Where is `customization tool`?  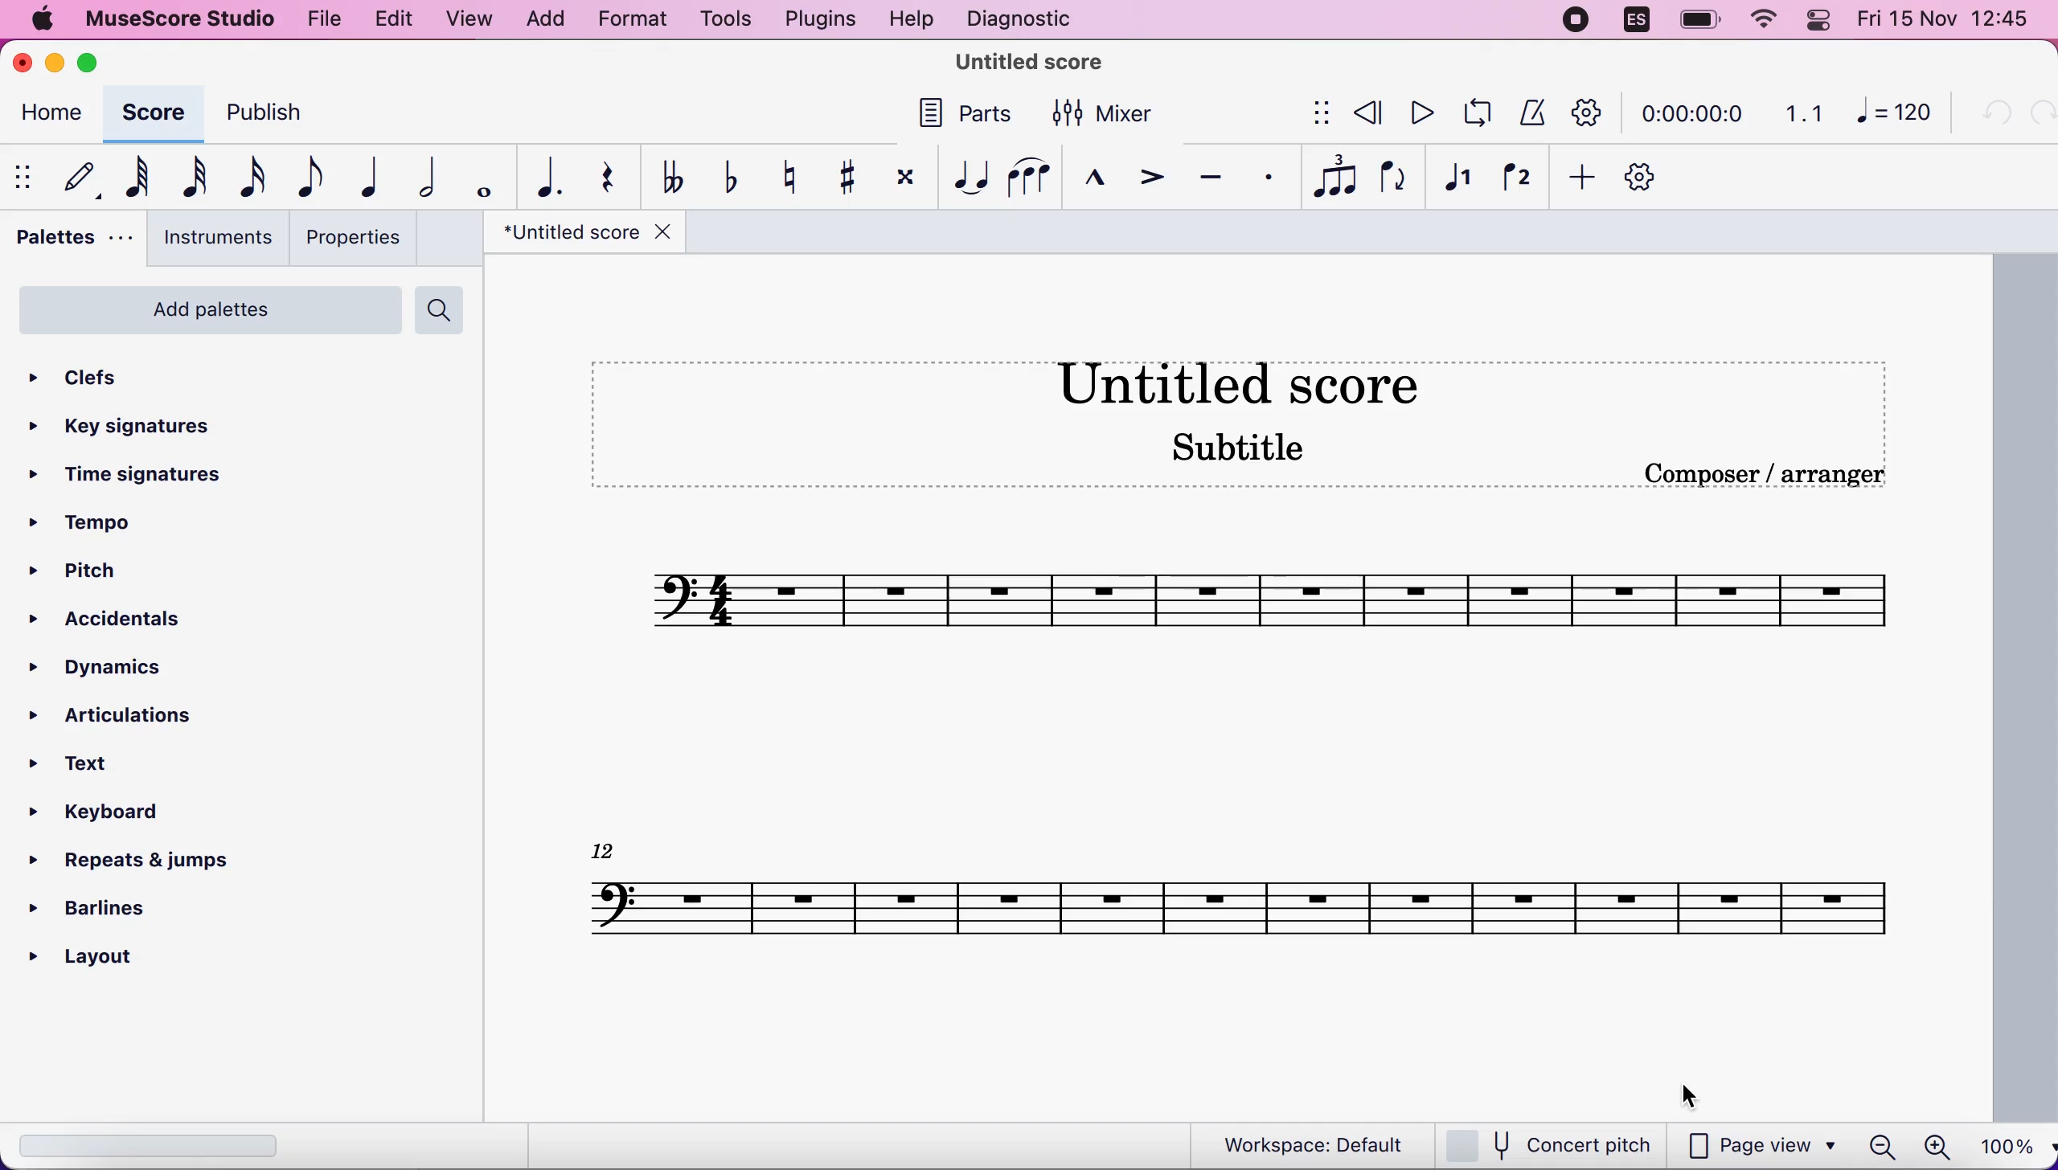
customization tool is located at coordinates (1642, 177).